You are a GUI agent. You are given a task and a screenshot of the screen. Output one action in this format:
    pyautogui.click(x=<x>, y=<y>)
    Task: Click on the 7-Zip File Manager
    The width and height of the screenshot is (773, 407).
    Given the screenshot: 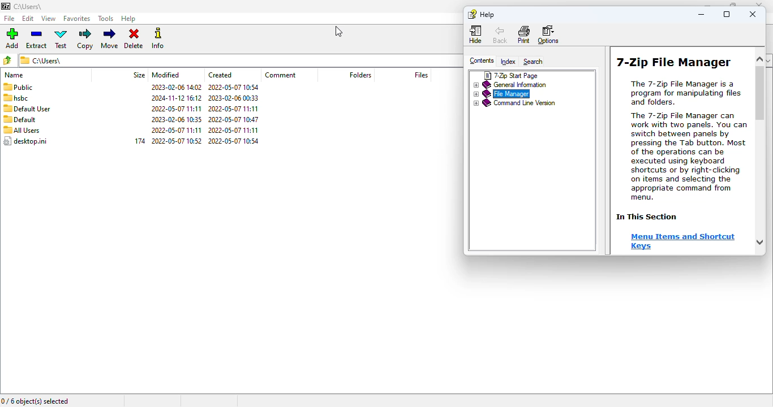 What is the action you would take?
    pyautogui.click(x=674, y=62)
    